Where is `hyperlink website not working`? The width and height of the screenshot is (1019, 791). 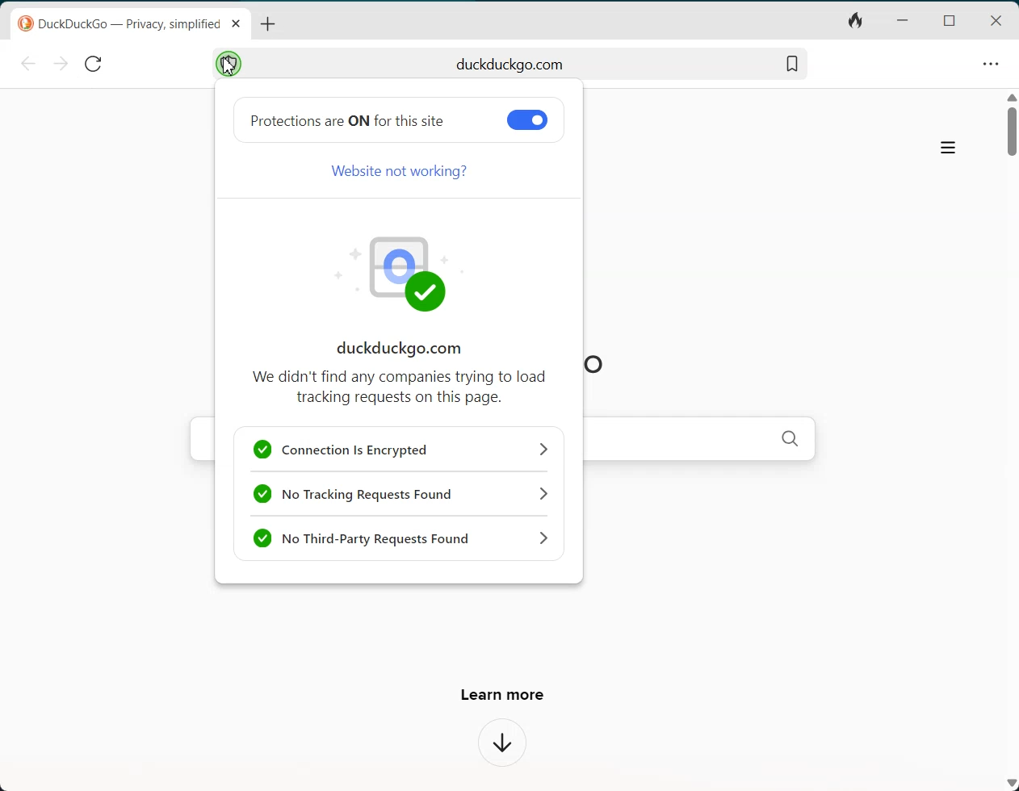
hyperlink website not working is located at coordinates (399, 171).